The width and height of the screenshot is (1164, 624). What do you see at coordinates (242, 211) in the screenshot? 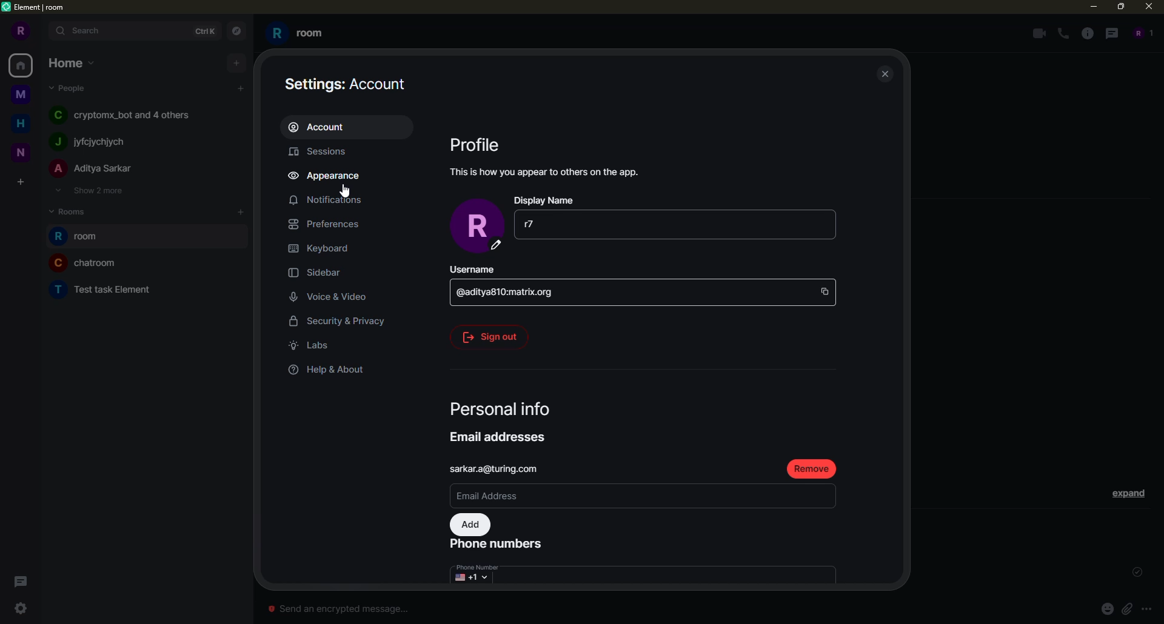
I see `add` at bounding box center [242, 211].